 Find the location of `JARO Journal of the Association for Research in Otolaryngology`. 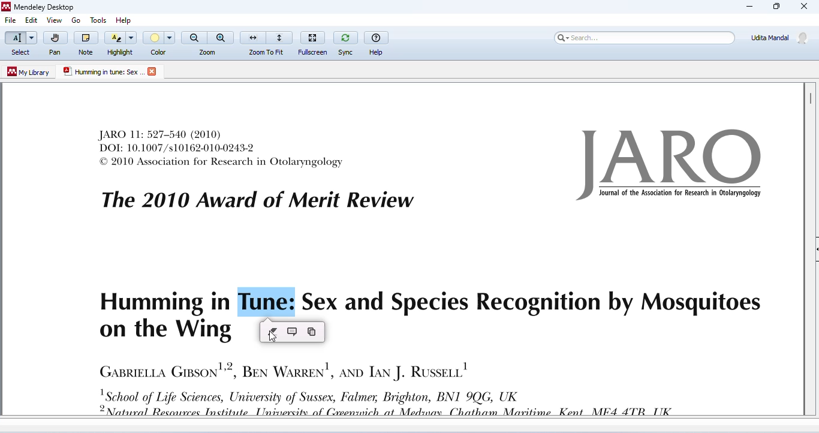

JARO Journal of the Association for Research in Otolaryngology is located at coordinates (673, 165).